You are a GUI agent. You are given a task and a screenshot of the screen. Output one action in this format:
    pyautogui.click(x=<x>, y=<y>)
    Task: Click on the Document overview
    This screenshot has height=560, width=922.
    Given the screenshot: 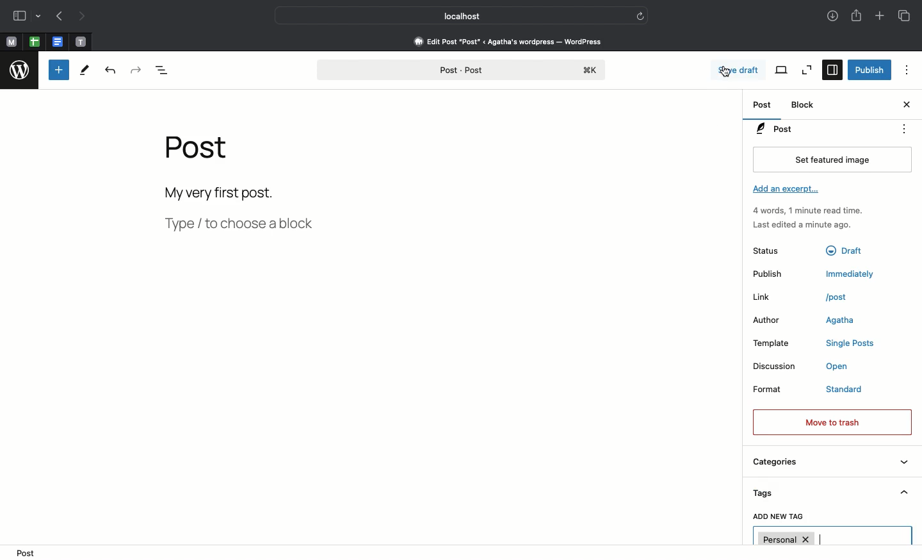 What is the action you would take?
    pyautogui.click(x=163, y=73)
    